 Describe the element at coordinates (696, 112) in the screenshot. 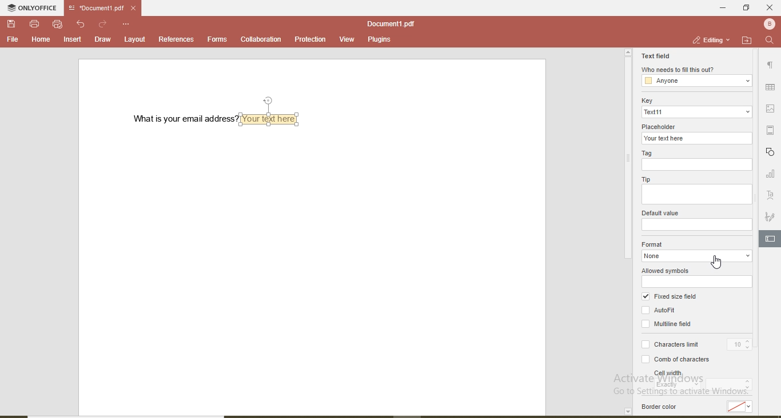

I see `text11` at that location.